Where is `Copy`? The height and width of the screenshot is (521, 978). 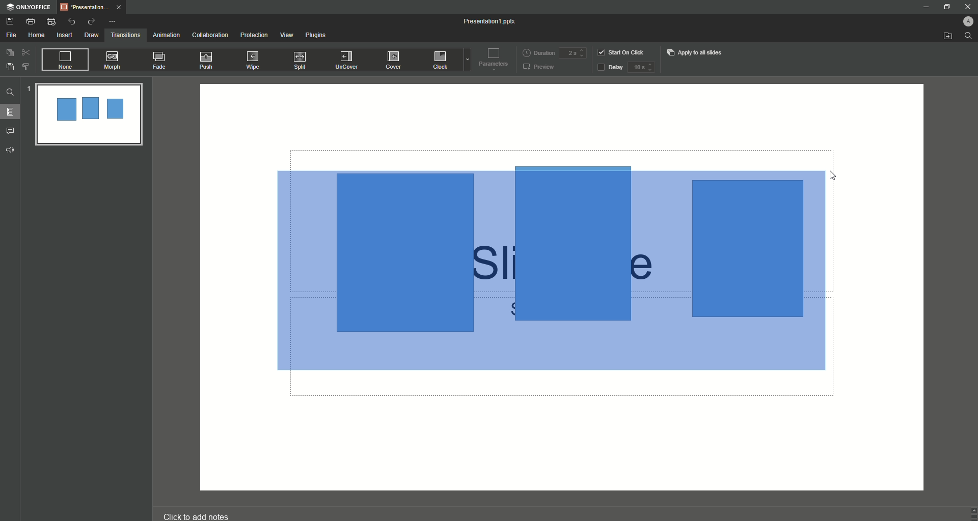 Copy is located at coordinates (10, 52).